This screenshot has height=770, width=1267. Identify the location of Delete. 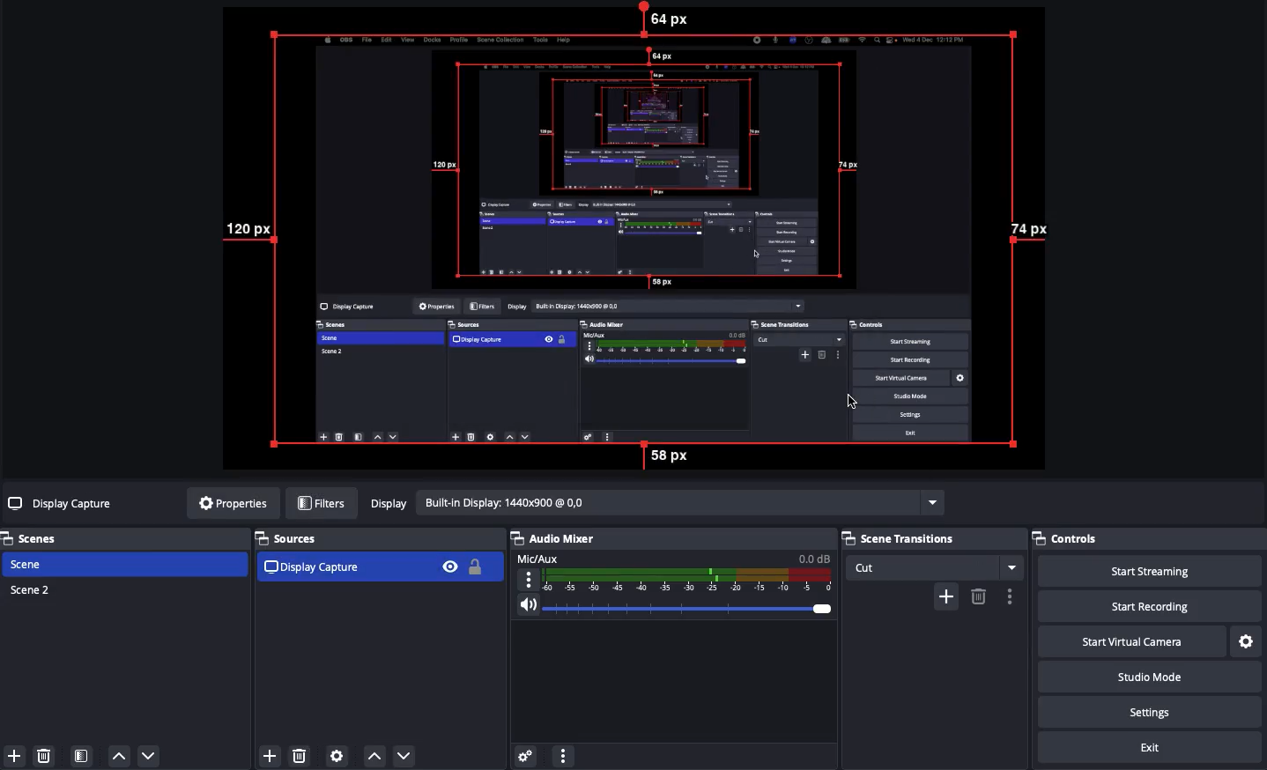
(978, 596).